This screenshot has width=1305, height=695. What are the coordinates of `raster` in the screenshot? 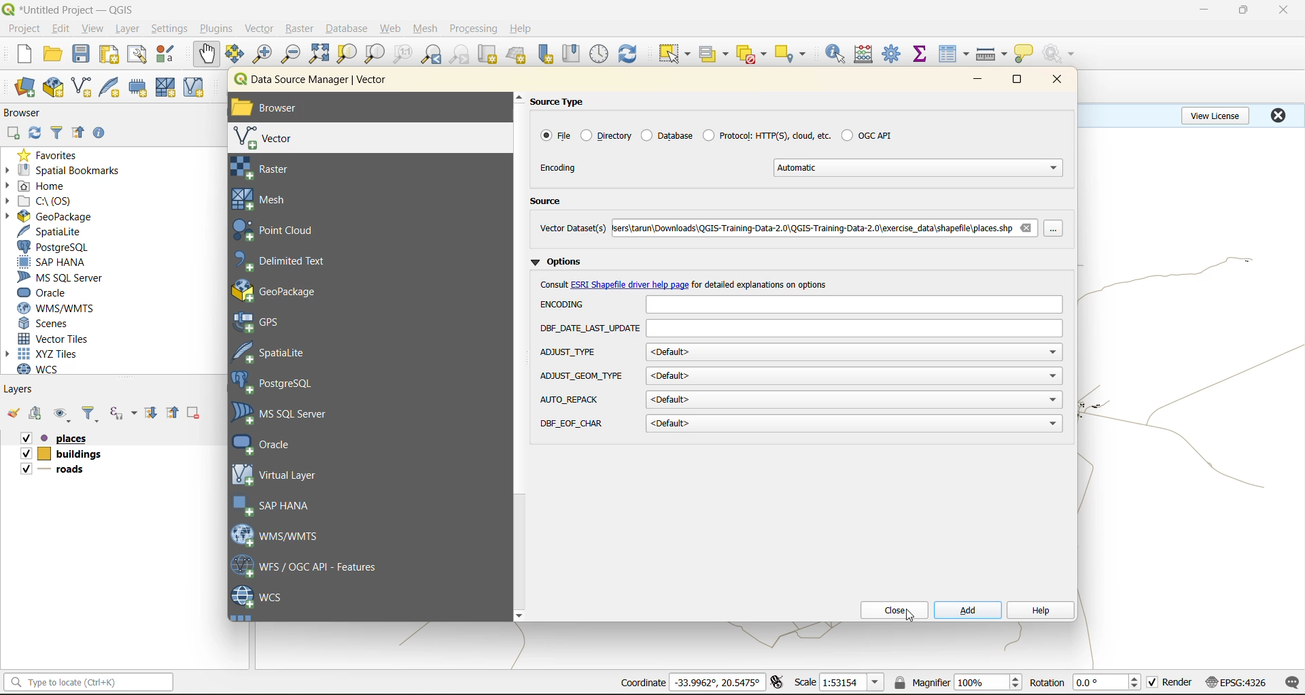 It's located at (300, 27).